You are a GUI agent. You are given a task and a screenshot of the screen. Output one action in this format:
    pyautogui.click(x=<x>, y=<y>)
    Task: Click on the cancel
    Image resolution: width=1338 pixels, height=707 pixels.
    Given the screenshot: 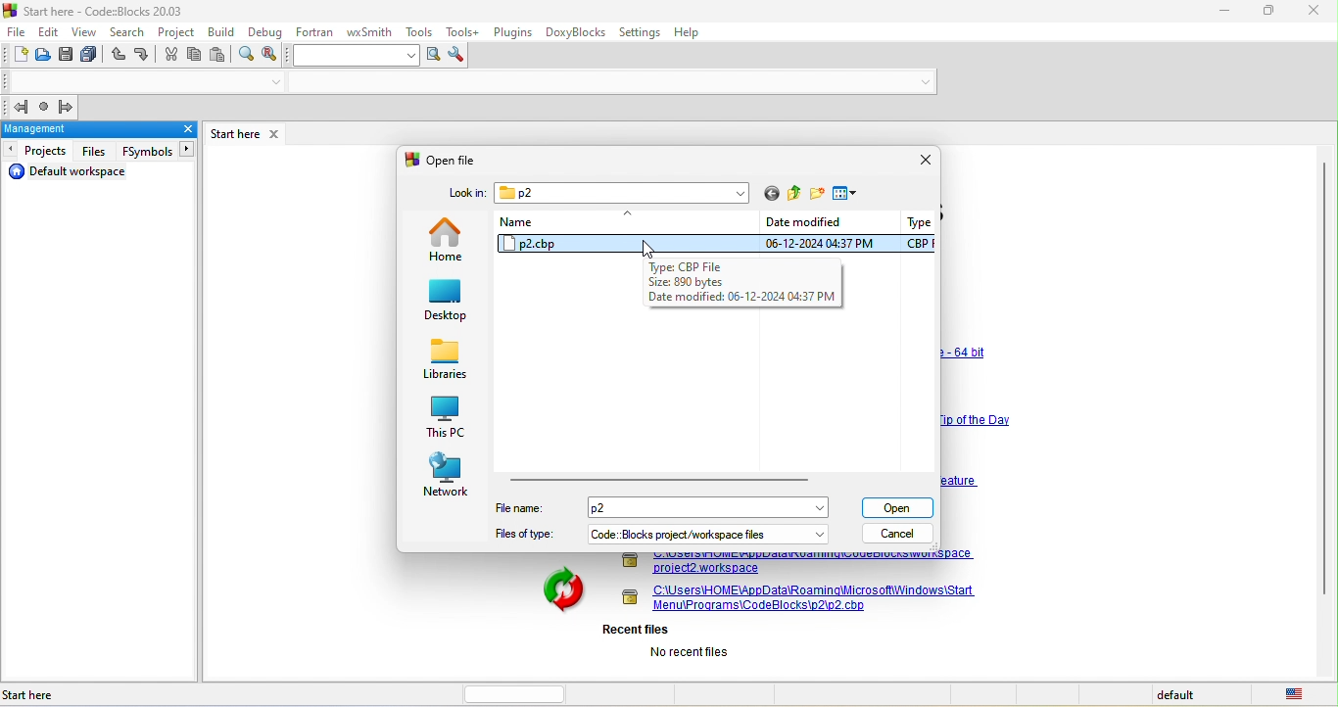 What is the action you would take?
    pyautogui.click(x=895, y=535)
    